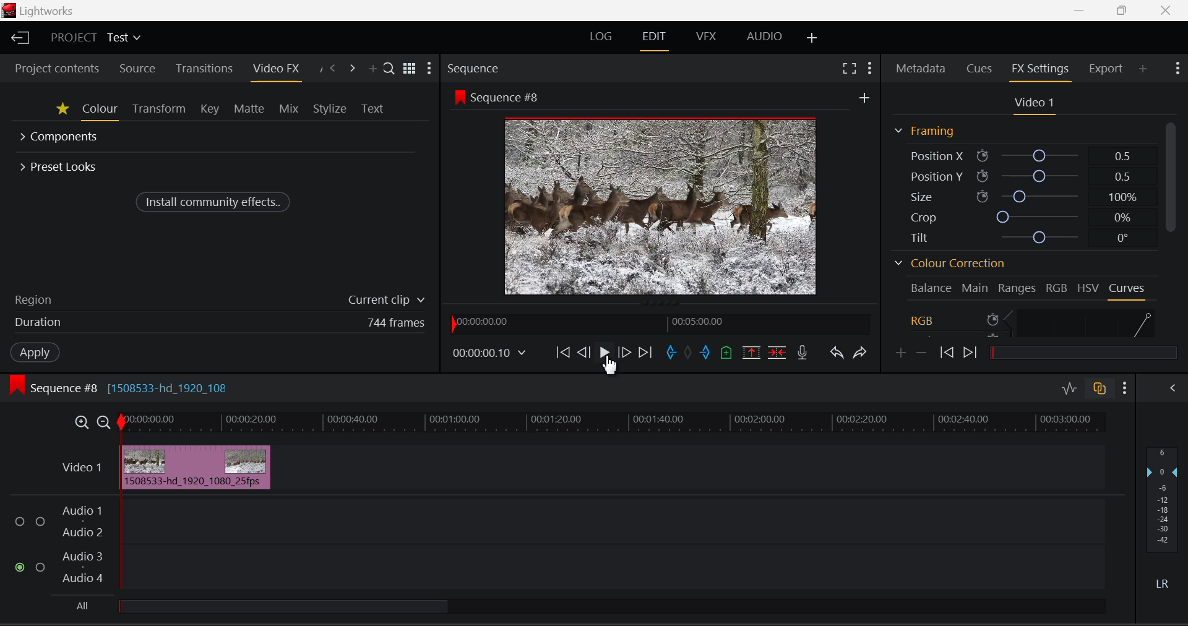 This screenshot has width=1188, height=626. I want to click on Go Back, so click(583, 351).